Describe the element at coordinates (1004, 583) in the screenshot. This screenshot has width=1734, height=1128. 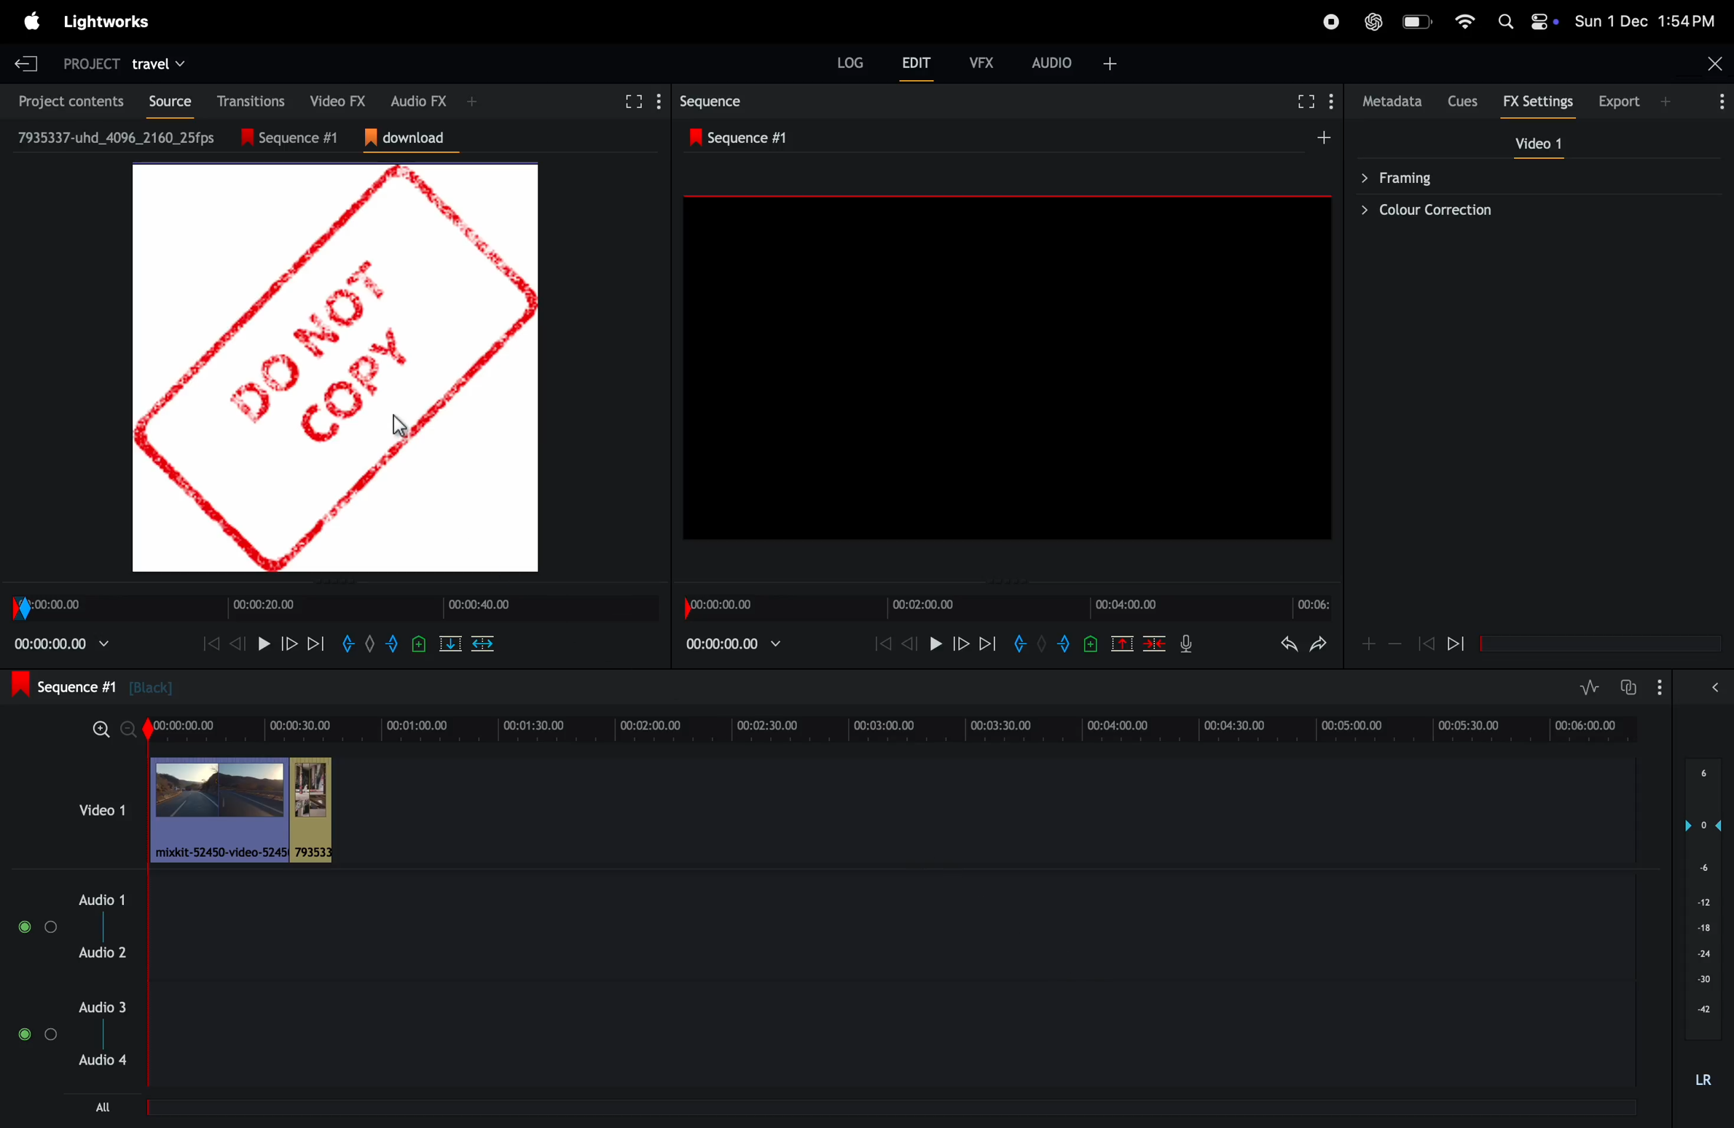
I see `Drag to change dimension` at that location.